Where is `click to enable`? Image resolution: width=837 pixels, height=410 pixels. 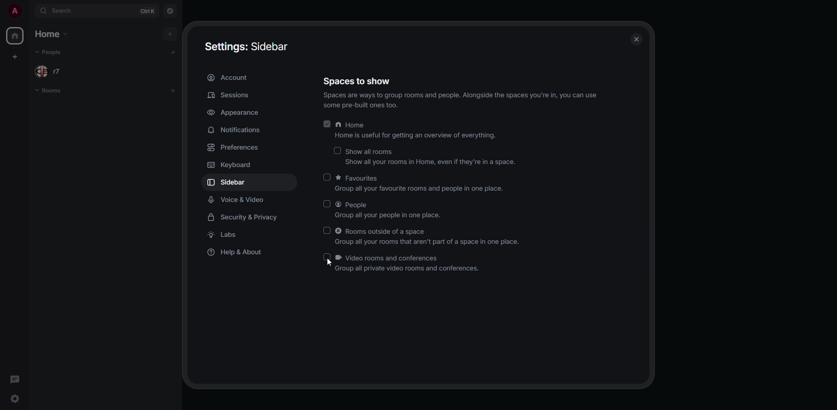
click to enable is located at coordinates (327, 229).